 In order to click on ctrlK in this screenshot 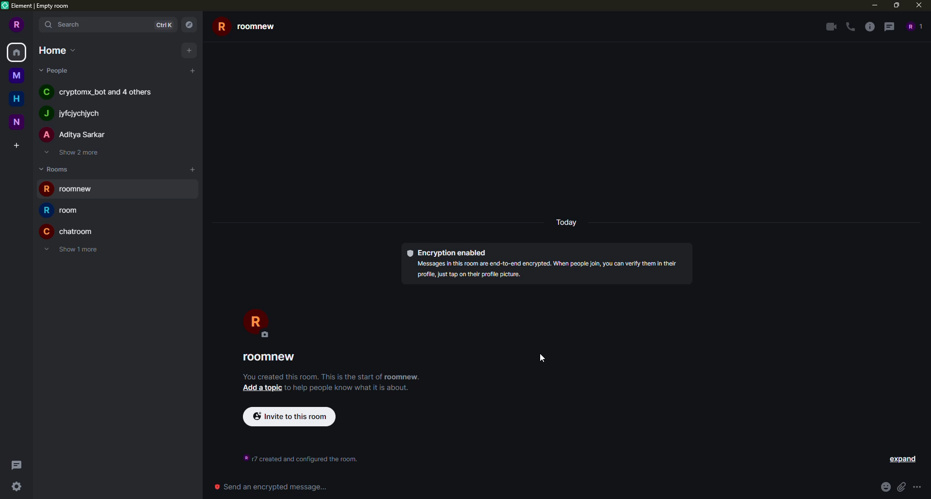, I will do `click(163, 25)`.